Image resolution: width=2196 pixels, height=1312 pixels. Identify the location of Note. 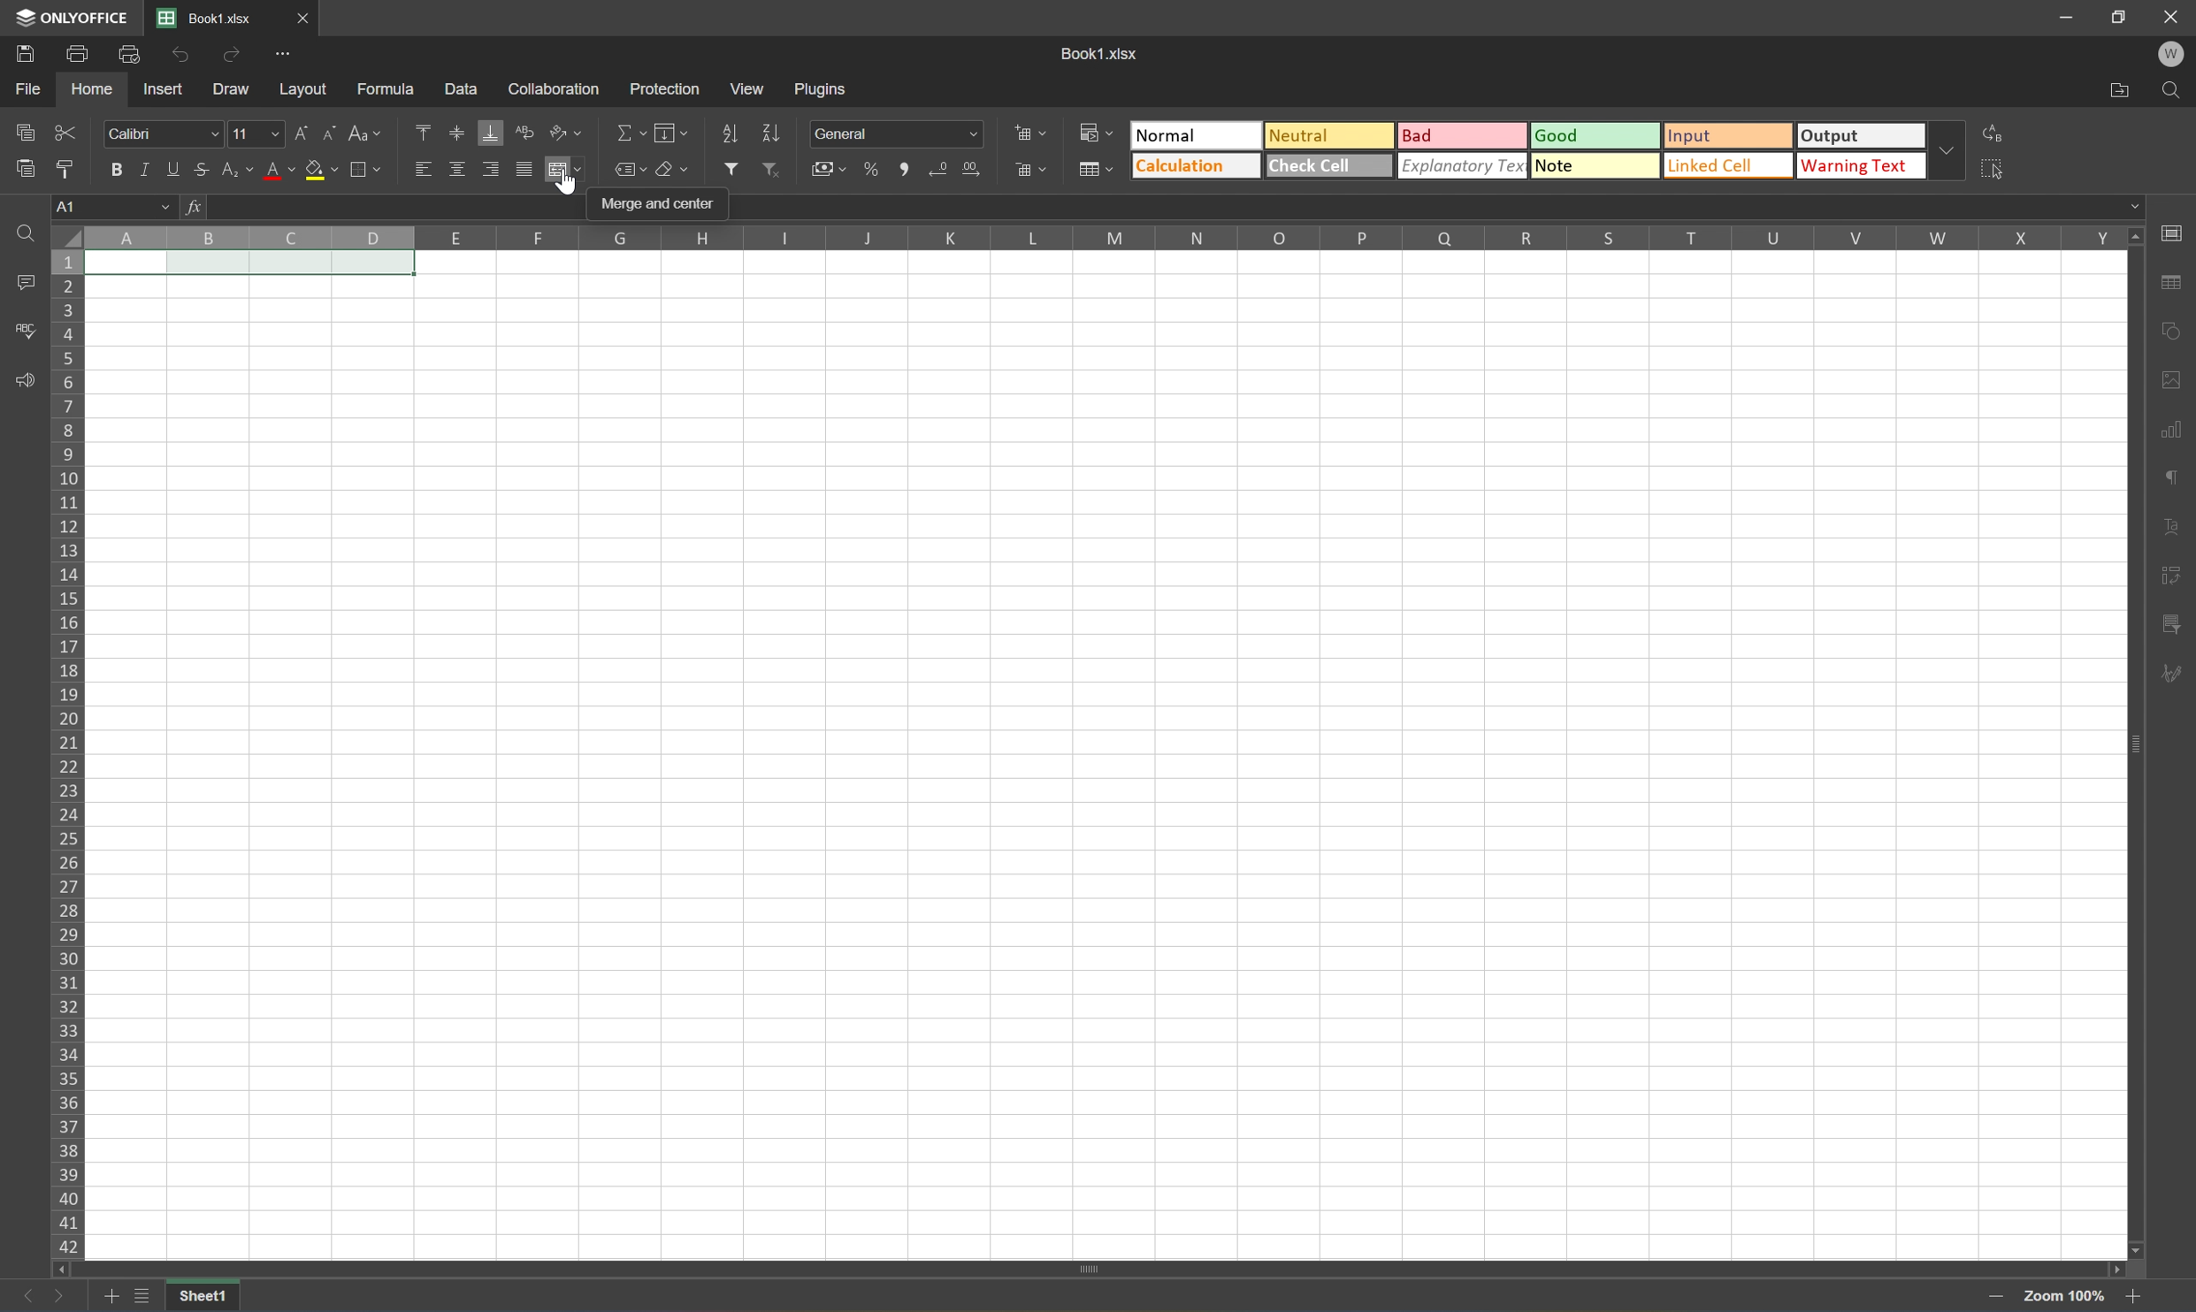
(1593, 165).